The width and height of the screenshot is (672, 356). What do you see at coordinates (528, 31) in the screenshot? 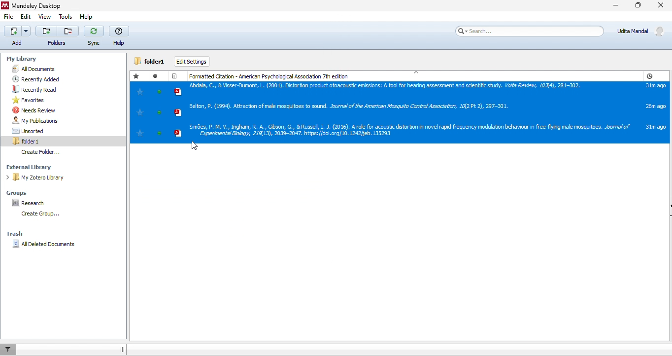
I see `search` at bounding box center [528, 31].